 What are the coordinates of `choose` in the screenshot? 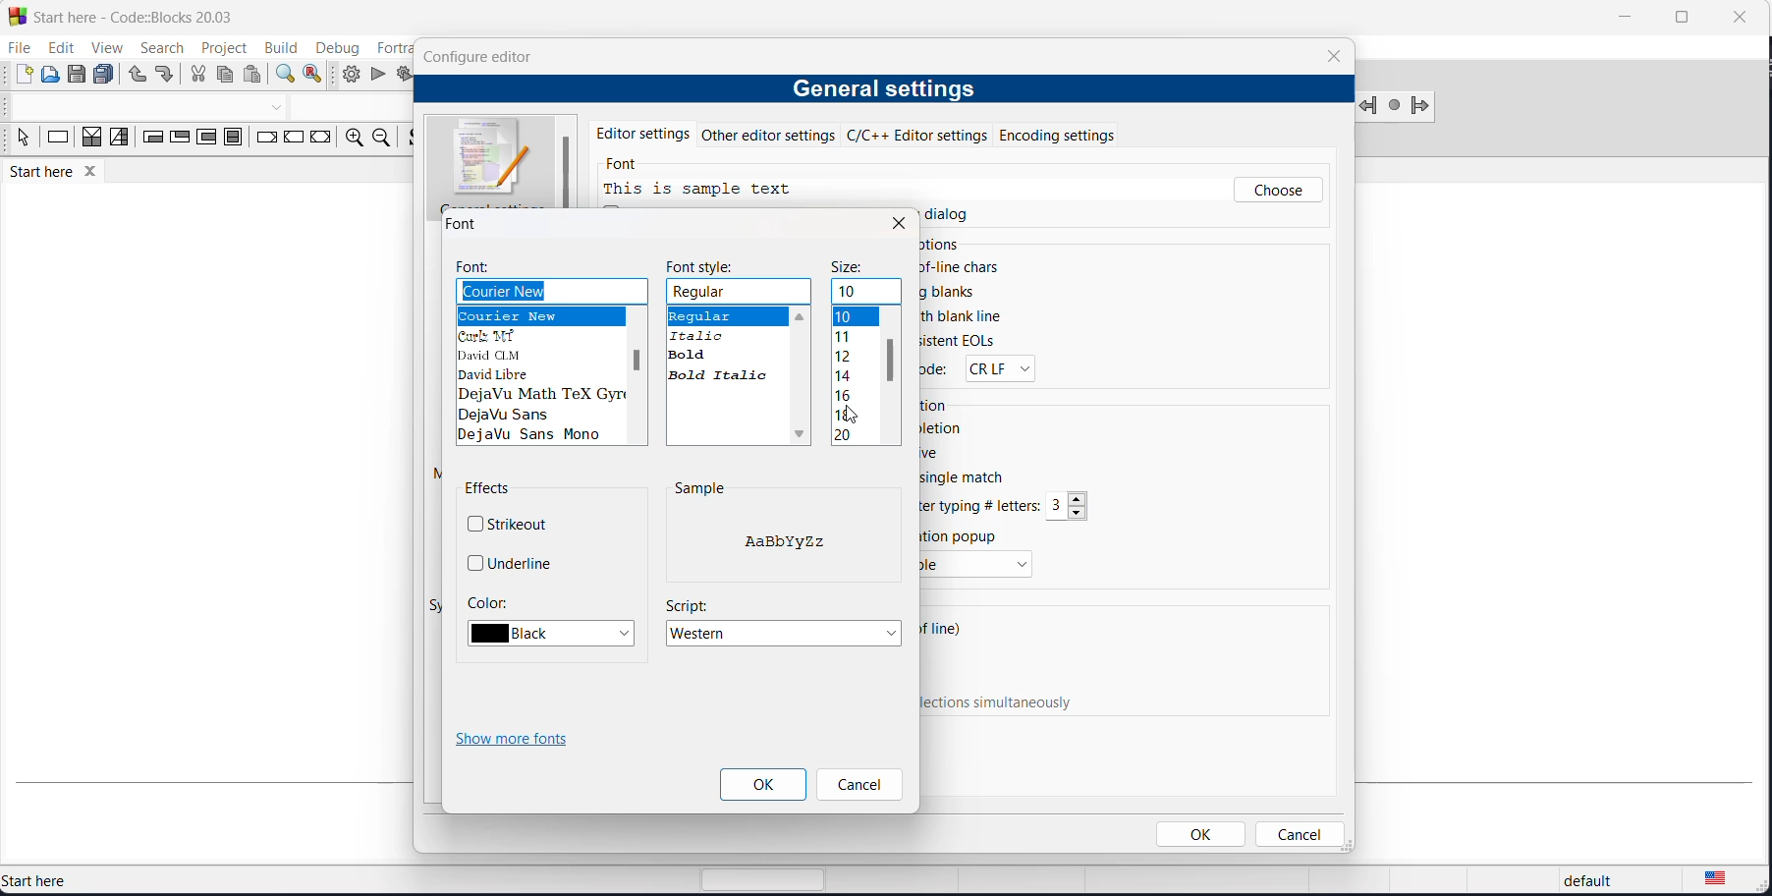 It's located at (1278, 191).